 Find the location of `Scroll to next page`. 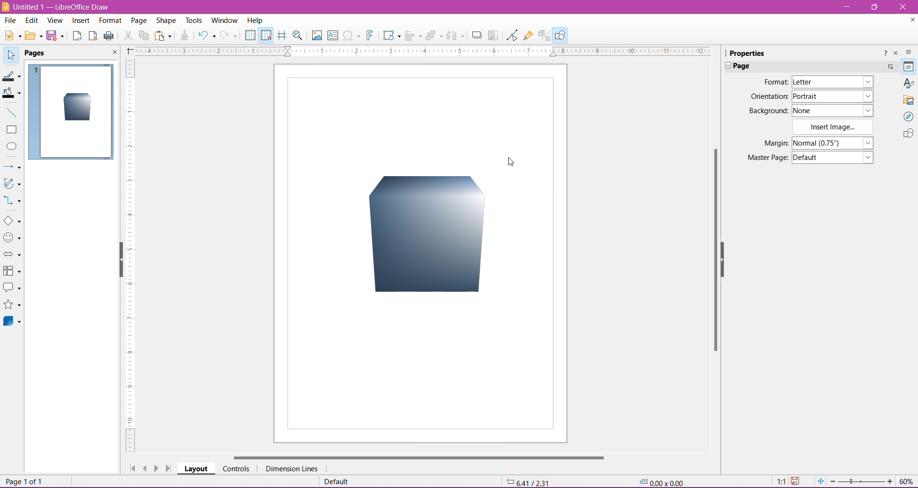

Scroll to next page is located at coordinates (158, 468).